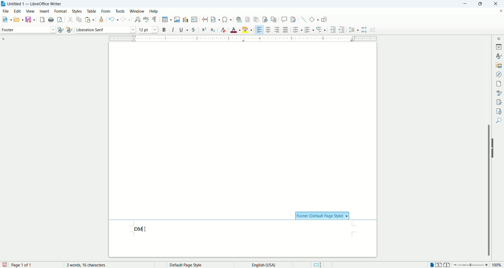 This screenshot has height=268, width=504. I want to click on main page, so click(243, 124).